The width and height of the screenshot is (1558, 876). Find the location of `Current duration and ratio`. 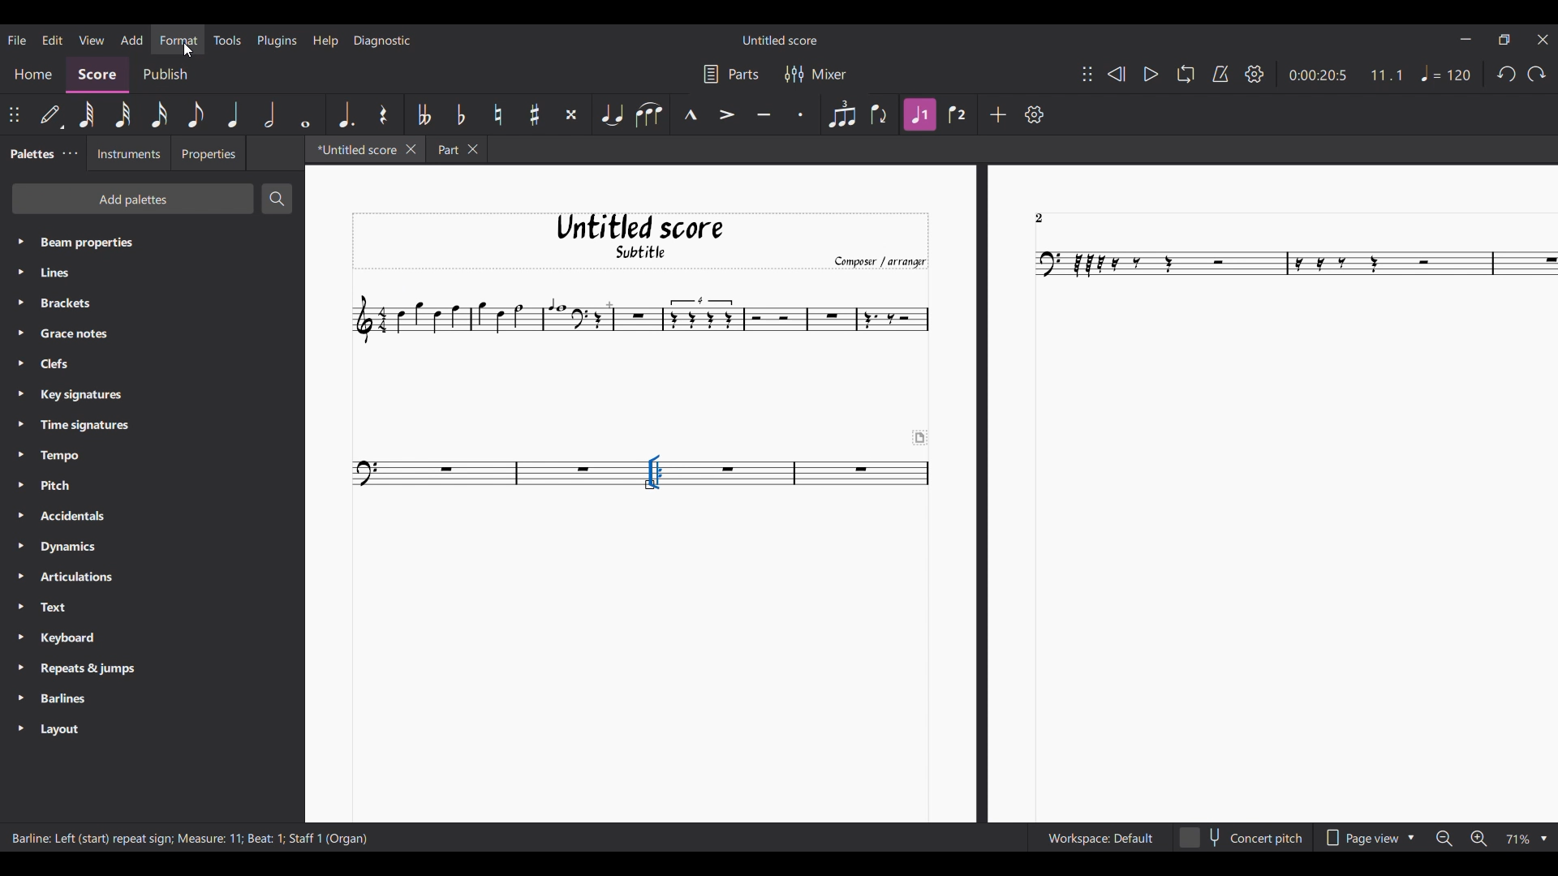

Current duration and ratio is located at coordinates (1346, 75).